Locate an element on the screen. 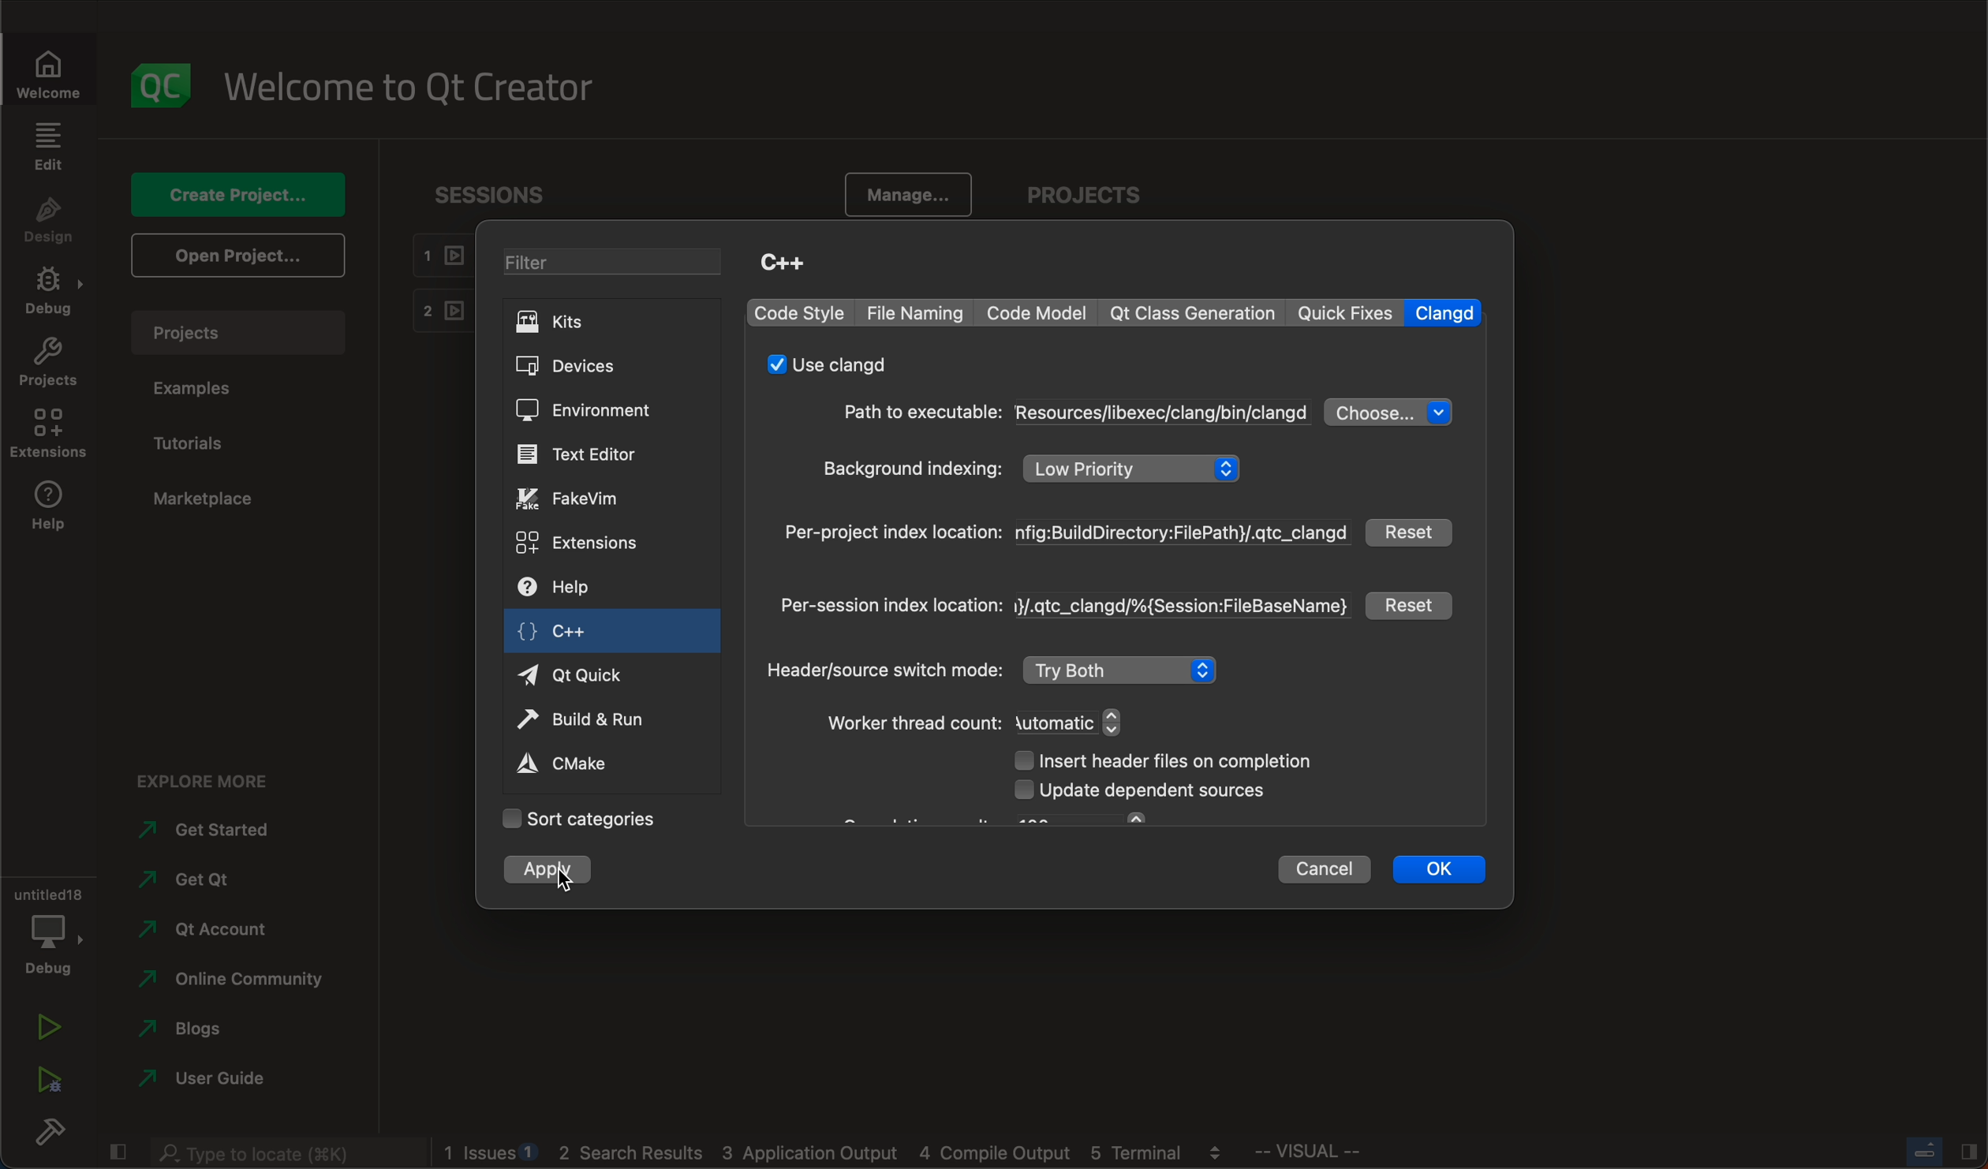 The image size is (1988, 1169). extensions is located at coordinates (582, 543).